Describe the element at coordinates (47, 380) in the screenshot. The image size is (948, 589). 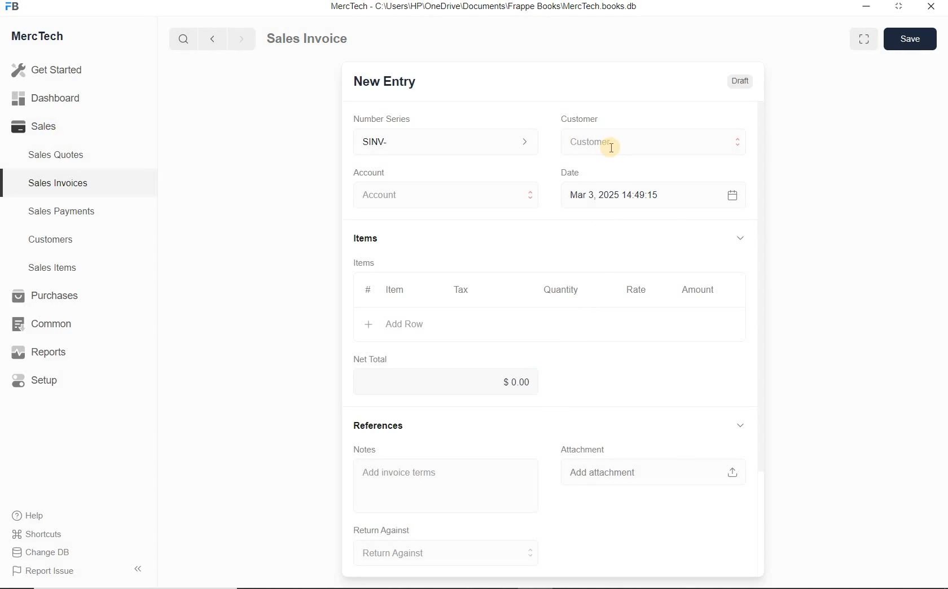
I see `Setup` at that location.